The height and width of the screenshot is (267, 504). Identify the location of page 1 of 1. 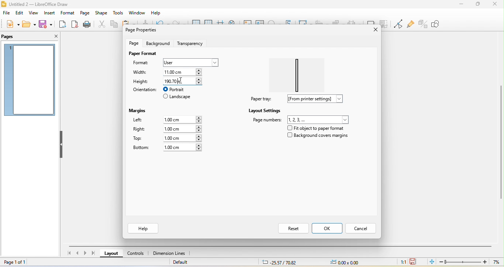
(18, 262).